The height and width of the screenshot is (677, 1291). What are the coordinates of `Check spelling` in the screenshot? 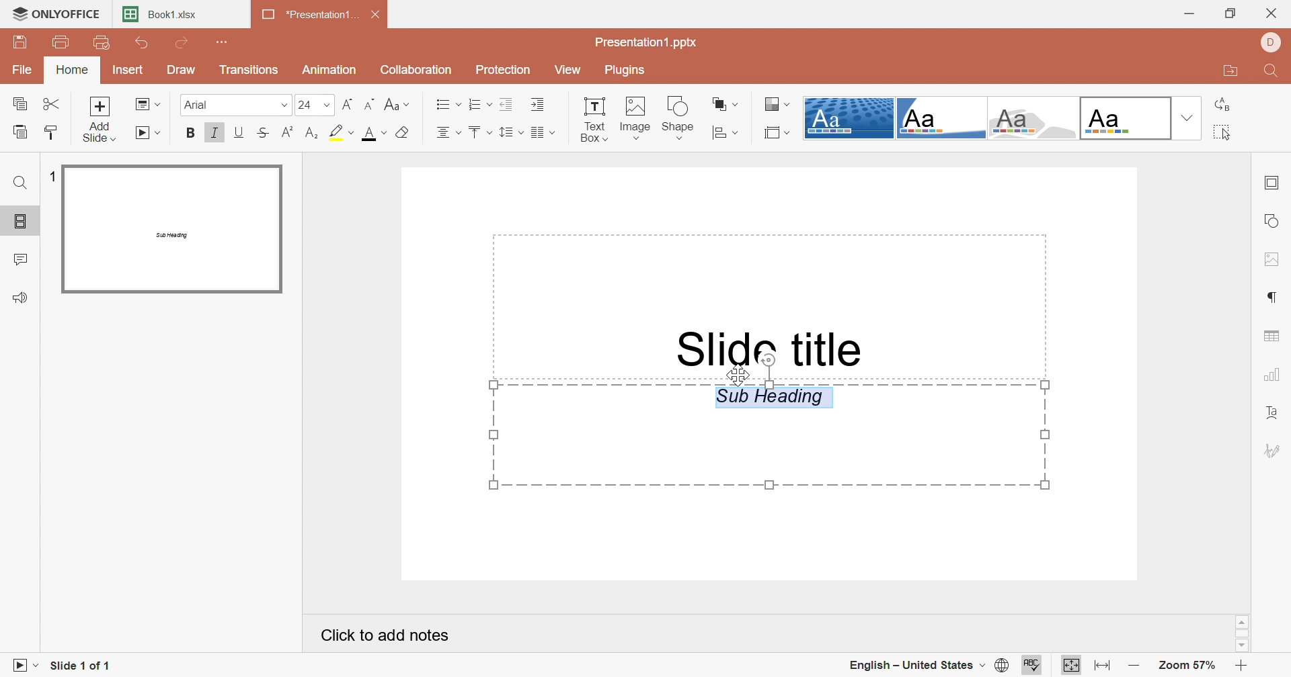 It's located at (1031, 664).